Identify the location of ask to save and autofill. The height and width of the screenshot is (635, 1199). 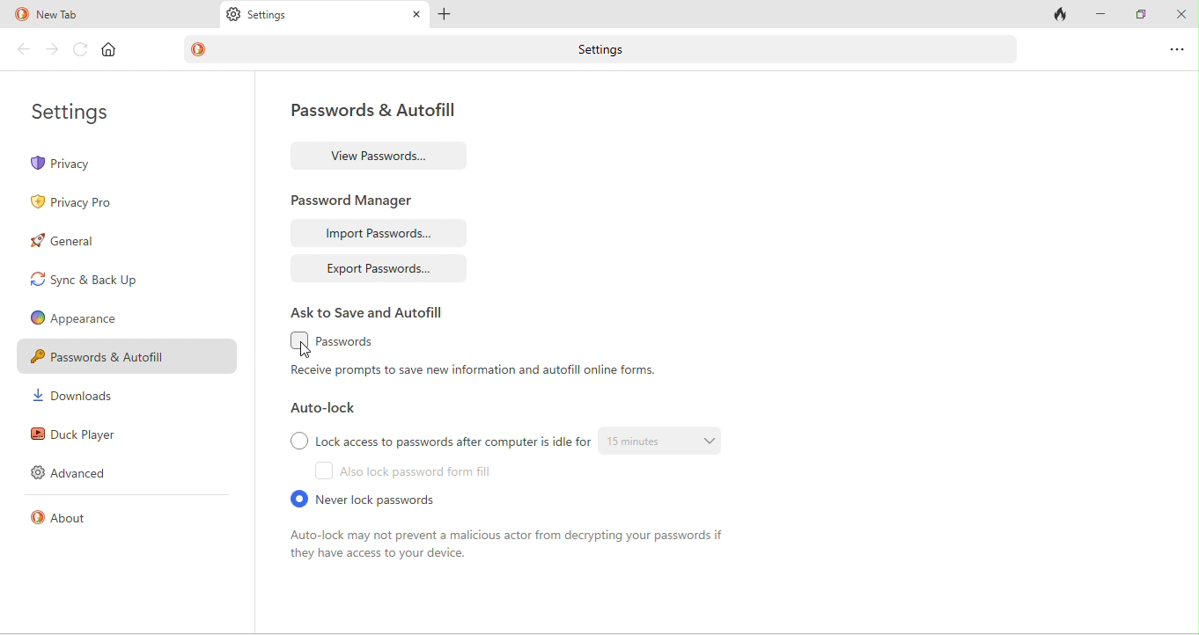
(369, 311).